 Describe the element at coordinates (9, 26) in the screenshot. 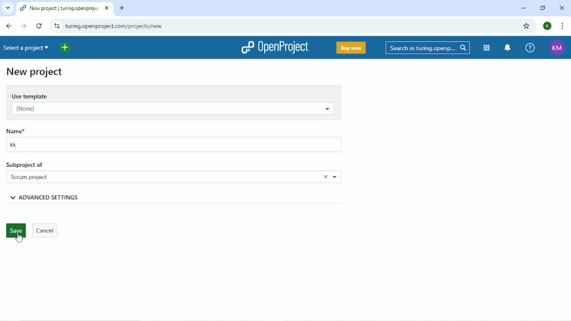

I see `Back` at that location.